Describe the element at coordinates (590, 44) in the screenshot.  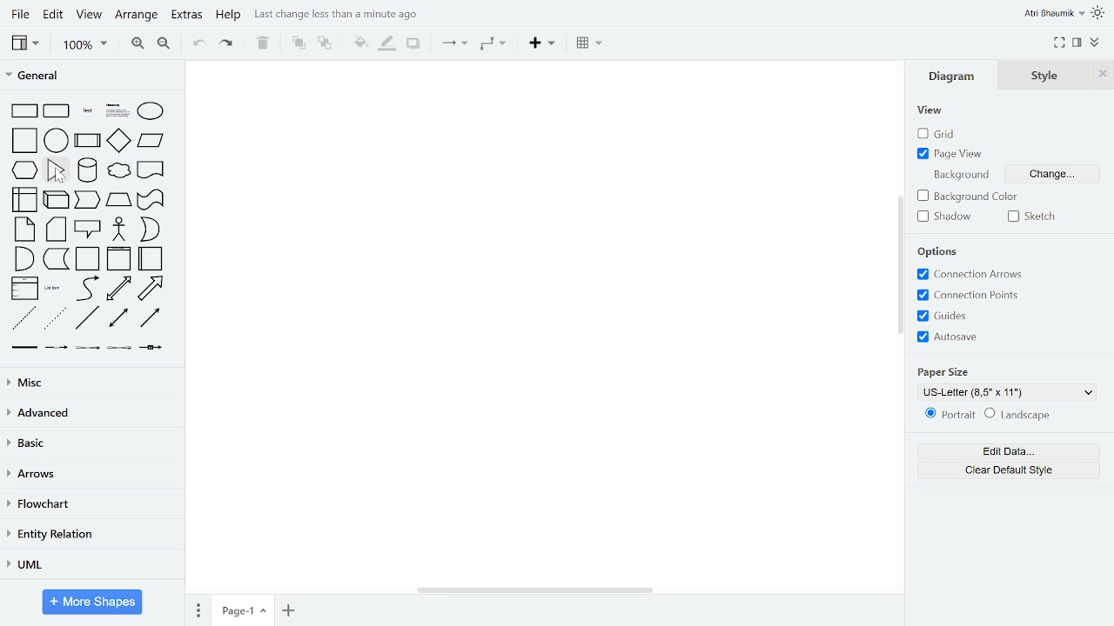
I see `table` at that location.